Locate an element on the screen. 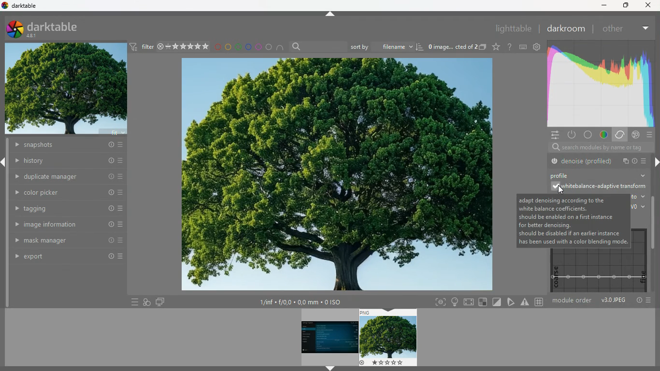 This screenshot has height=371, width=660. hashtag is located at coordinates (539, 301).